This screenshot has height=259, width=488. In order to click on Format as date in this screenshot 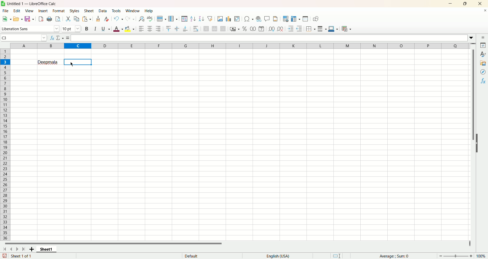, I will do `click(261, 29)`.